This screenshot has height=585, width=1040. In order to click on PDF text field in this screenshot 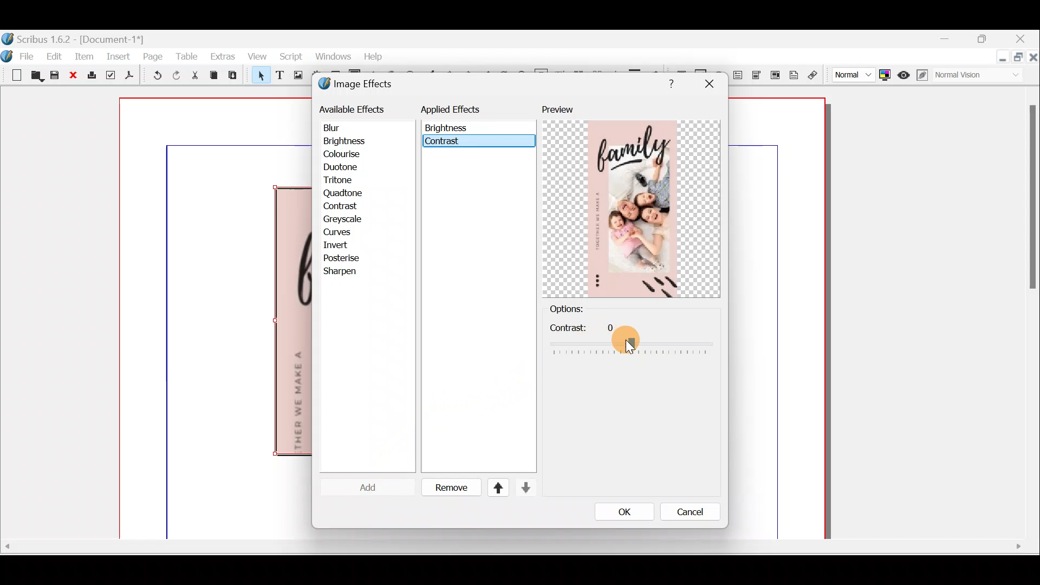, I will do `click(738, 75)`.